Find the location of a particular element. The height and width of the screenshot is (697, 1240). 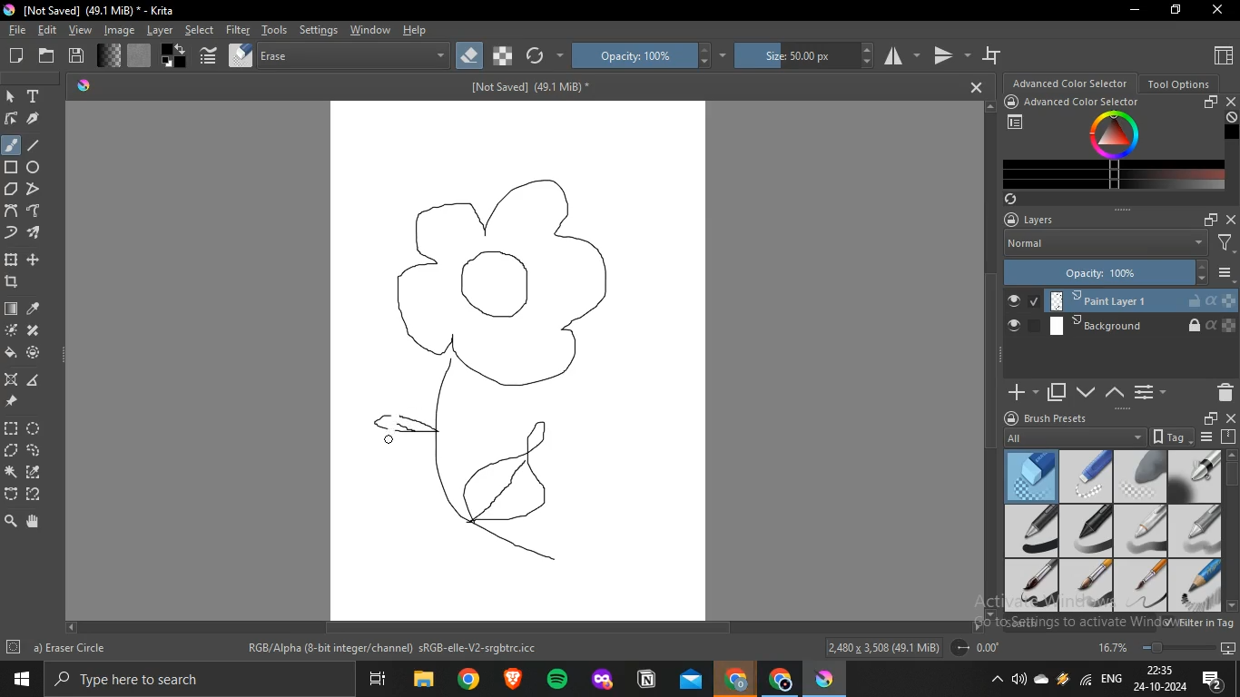

crop image is located at coordinates (12, 280).